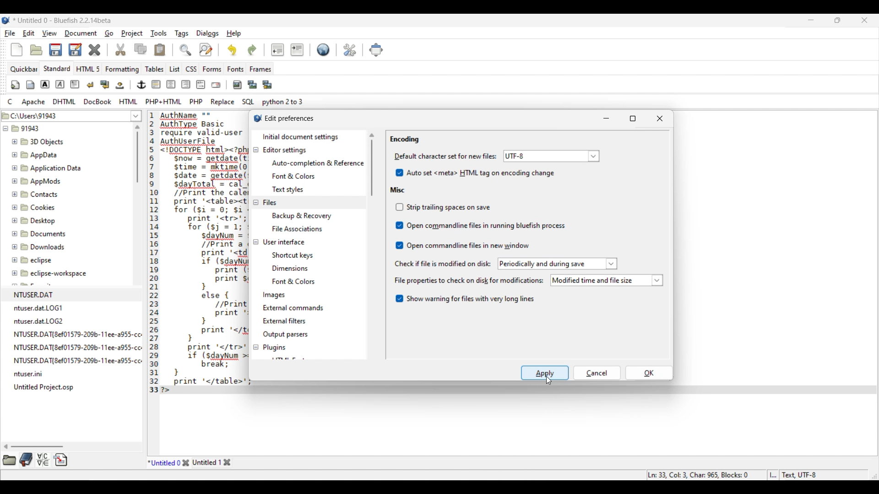  I want to click on List of folder location, so click(136, 116).